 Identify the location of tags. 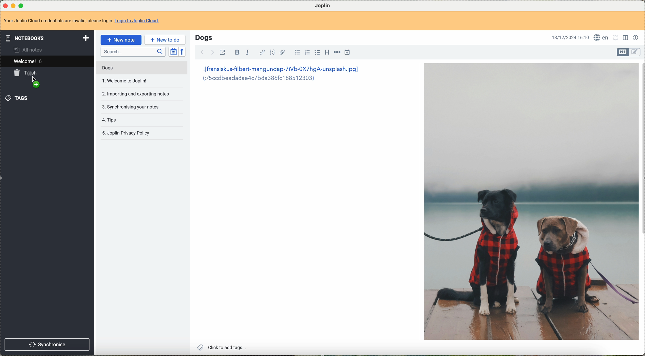
(19, 99).